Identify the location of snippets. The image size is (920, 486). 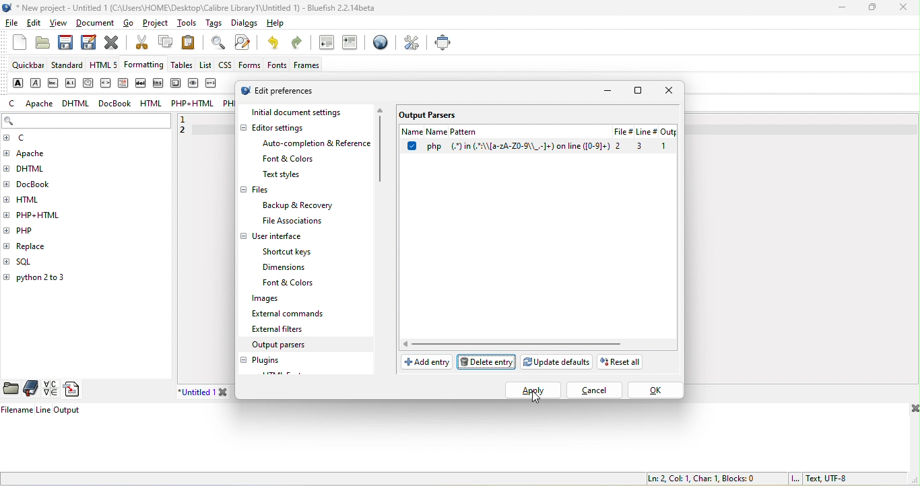
(75, 390).